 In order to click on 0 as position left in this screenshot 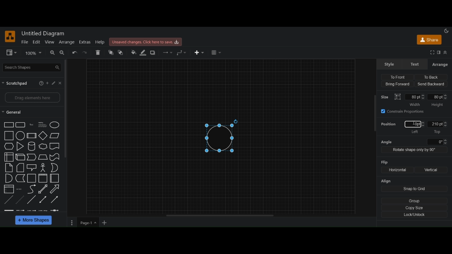, I will do `click(415, 127)`.